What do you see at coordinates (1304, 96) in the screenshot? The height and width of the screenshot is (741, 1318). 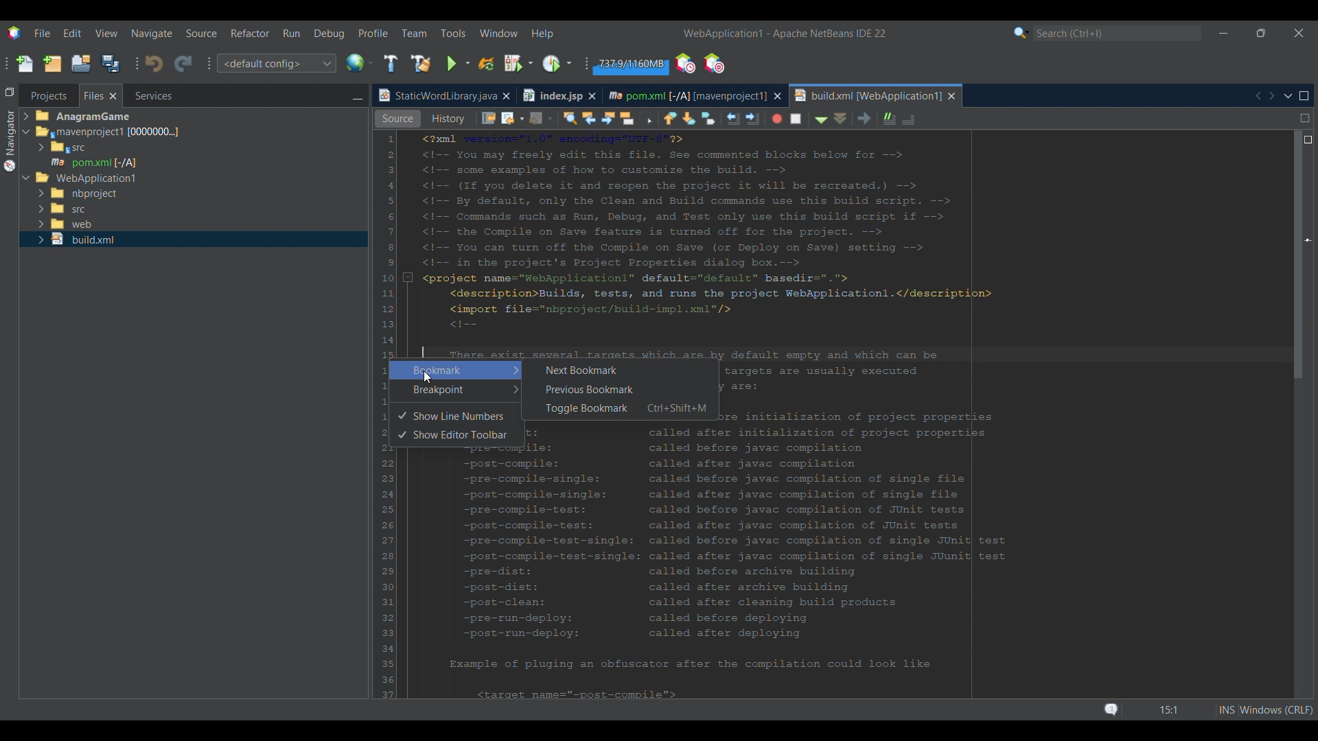 I see `Maximize` at bounding box center [1304, 96].